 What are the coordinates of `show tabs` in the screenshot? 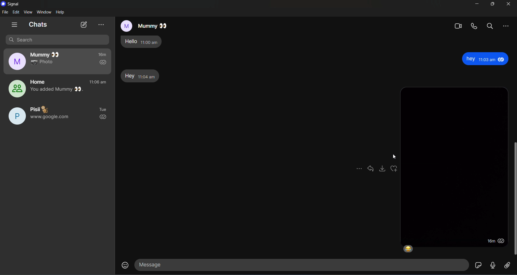 It's located at (14, 24).